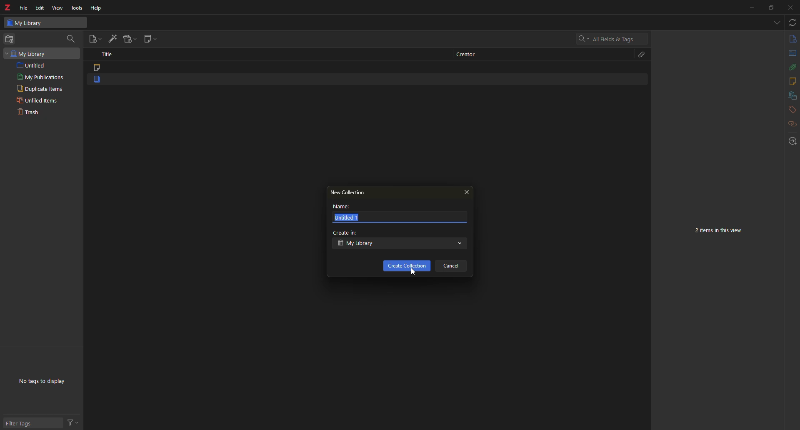 The width and height of the screenshot is (800, 430). I want to click on trash, so click(31, 113).